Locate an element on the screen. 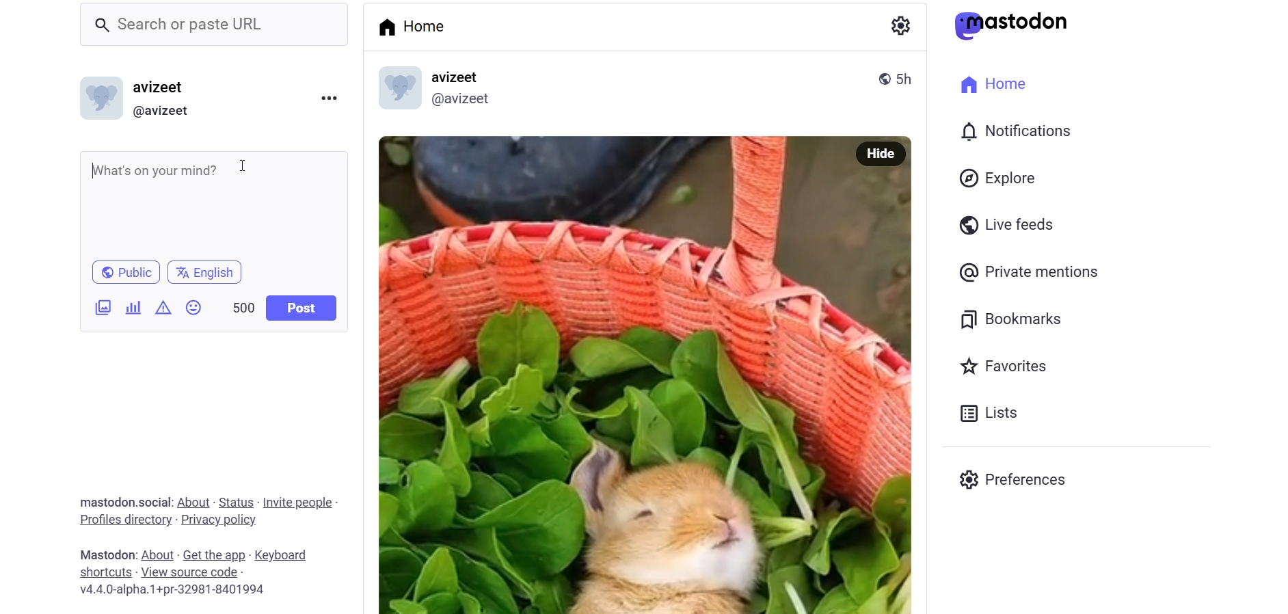 Image resolution: width=1288 pixels, height=614 pixels. text is located at coordinates (104, 501).